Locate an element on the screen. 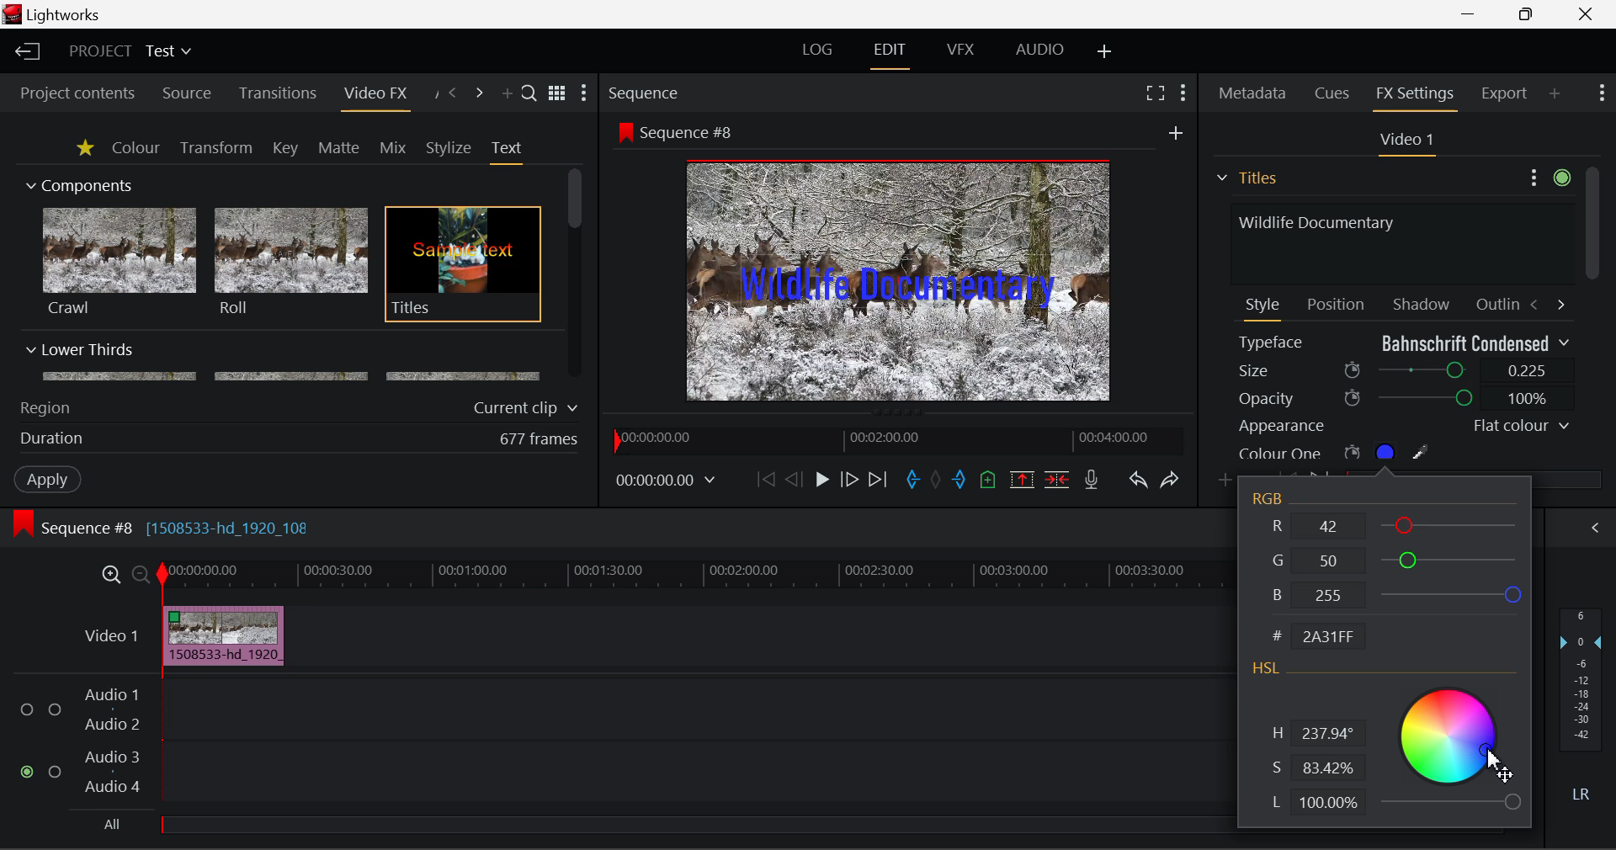 Image resolution: width=1616 pixels, height=850 pixels. Sequence #8 is located at coordinates (694, 133).